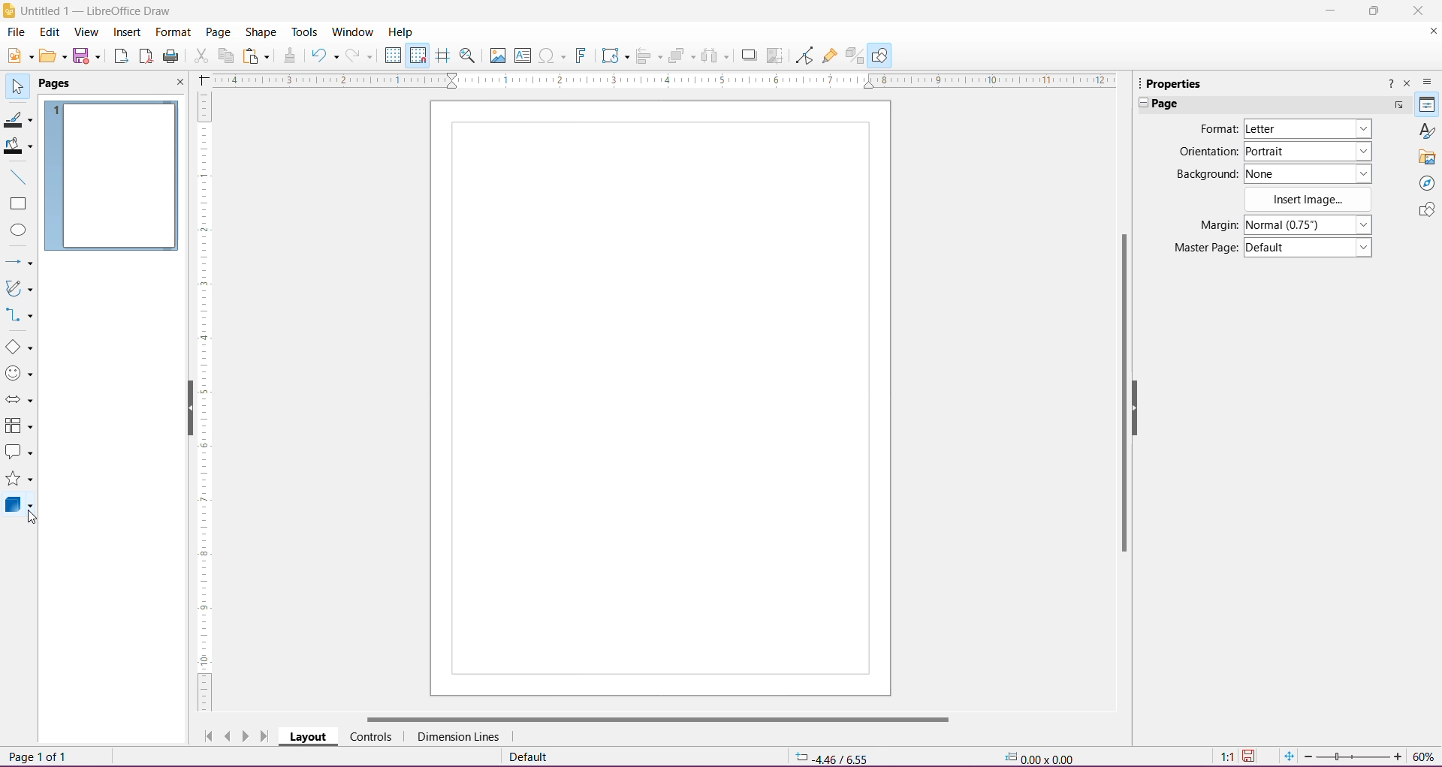 Image resolution: width=1442 pixels, height=767 pixels. What do you see at coordinates (18, 118) in the screenshot?
I see `Line Color` at bounding box center [18, 118].